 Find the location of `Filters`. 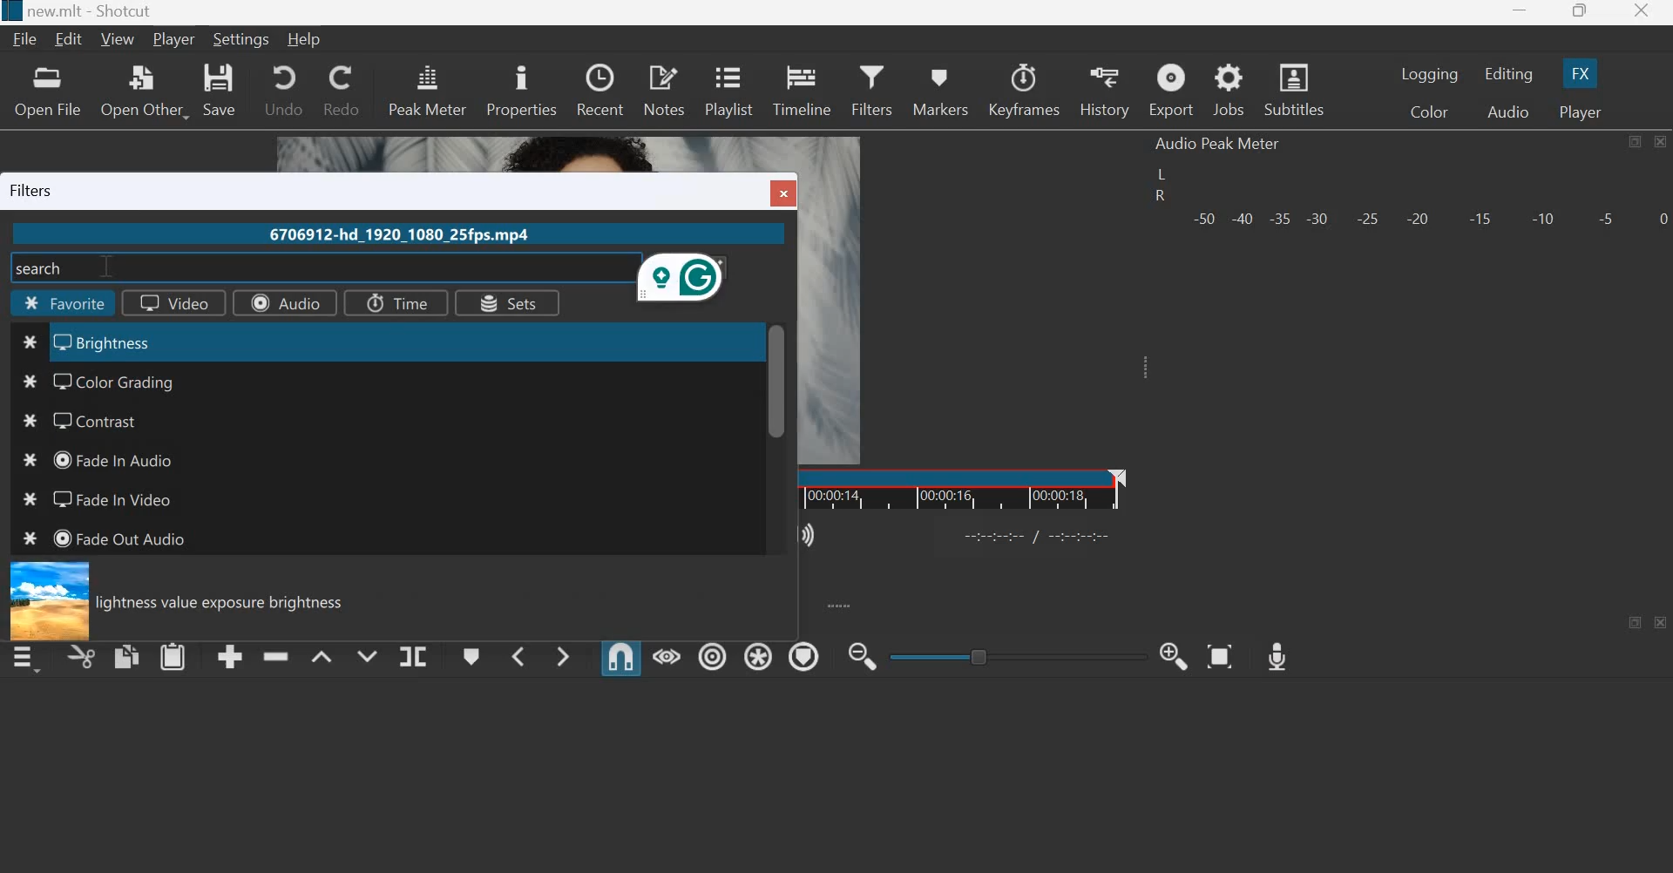

Filters is located at coordinates (871, 87).